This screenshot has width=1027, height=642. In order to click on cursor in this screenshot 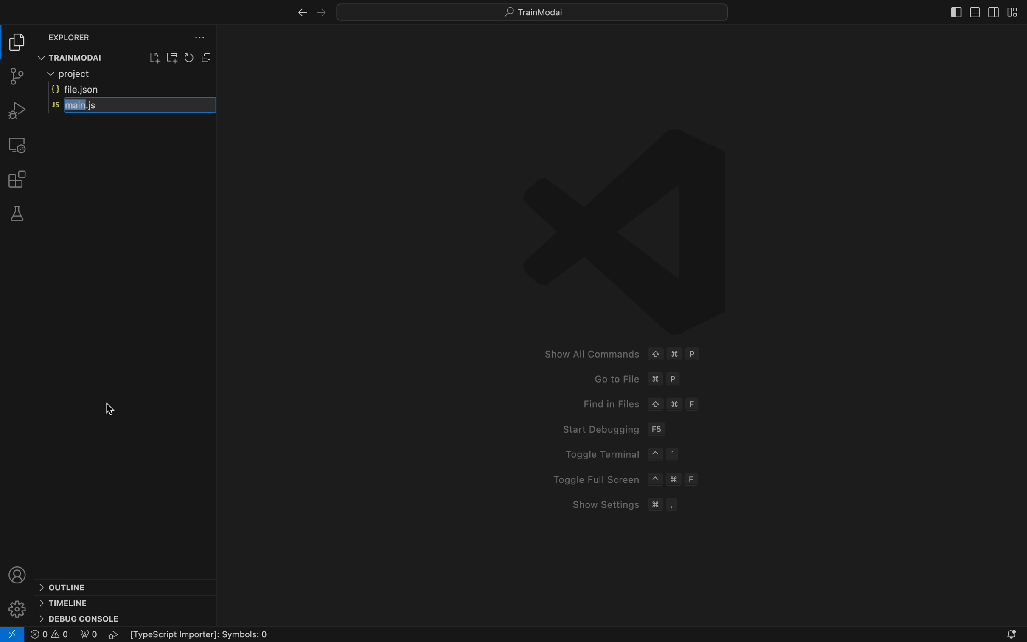, I will do `click(109, 409)`.